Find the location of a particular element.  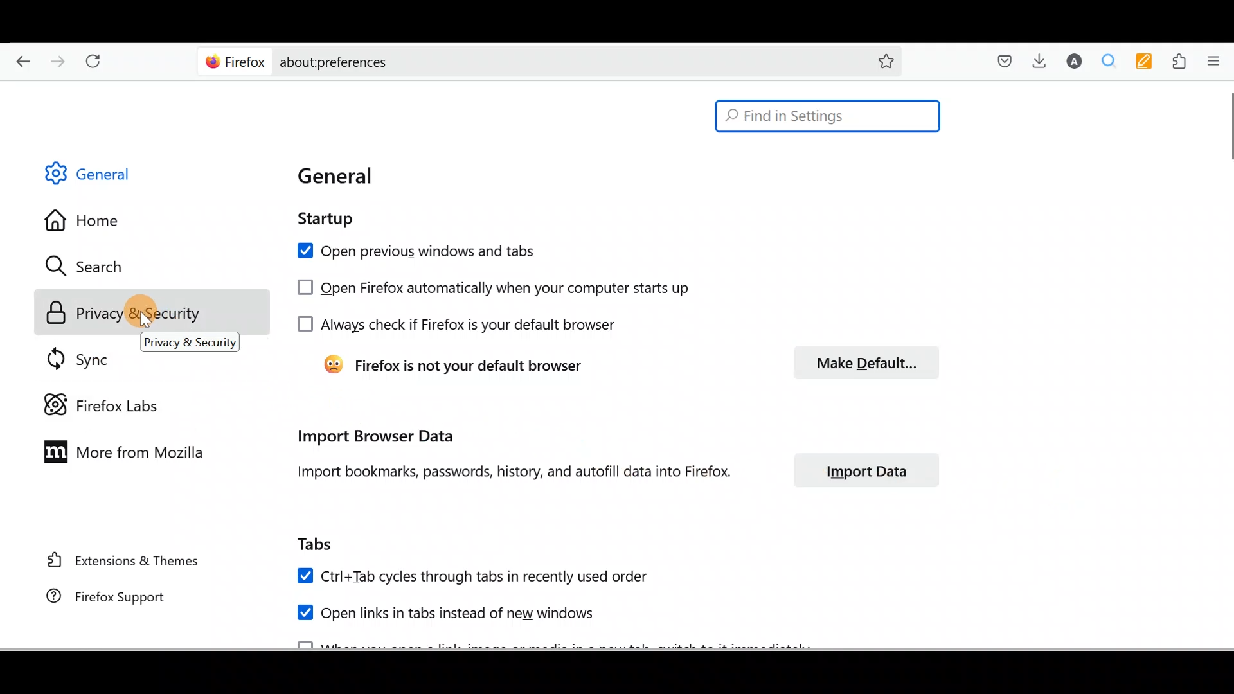

Privacy & security is located at coordinates (119, 311).